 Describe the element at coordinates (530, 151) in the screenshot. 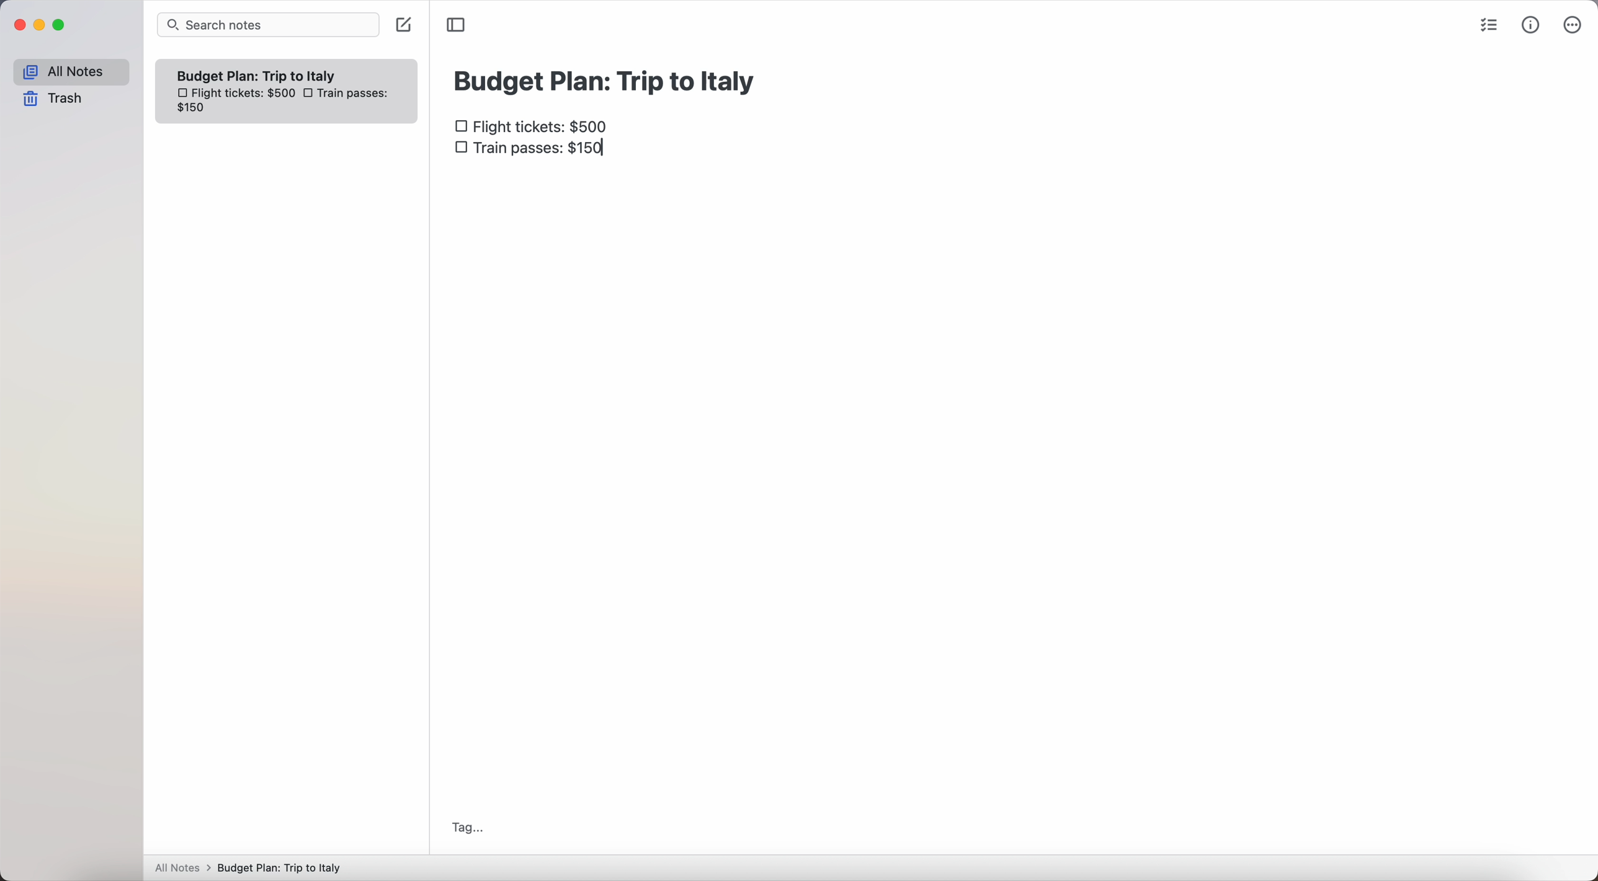

I see `train passes` at that location.